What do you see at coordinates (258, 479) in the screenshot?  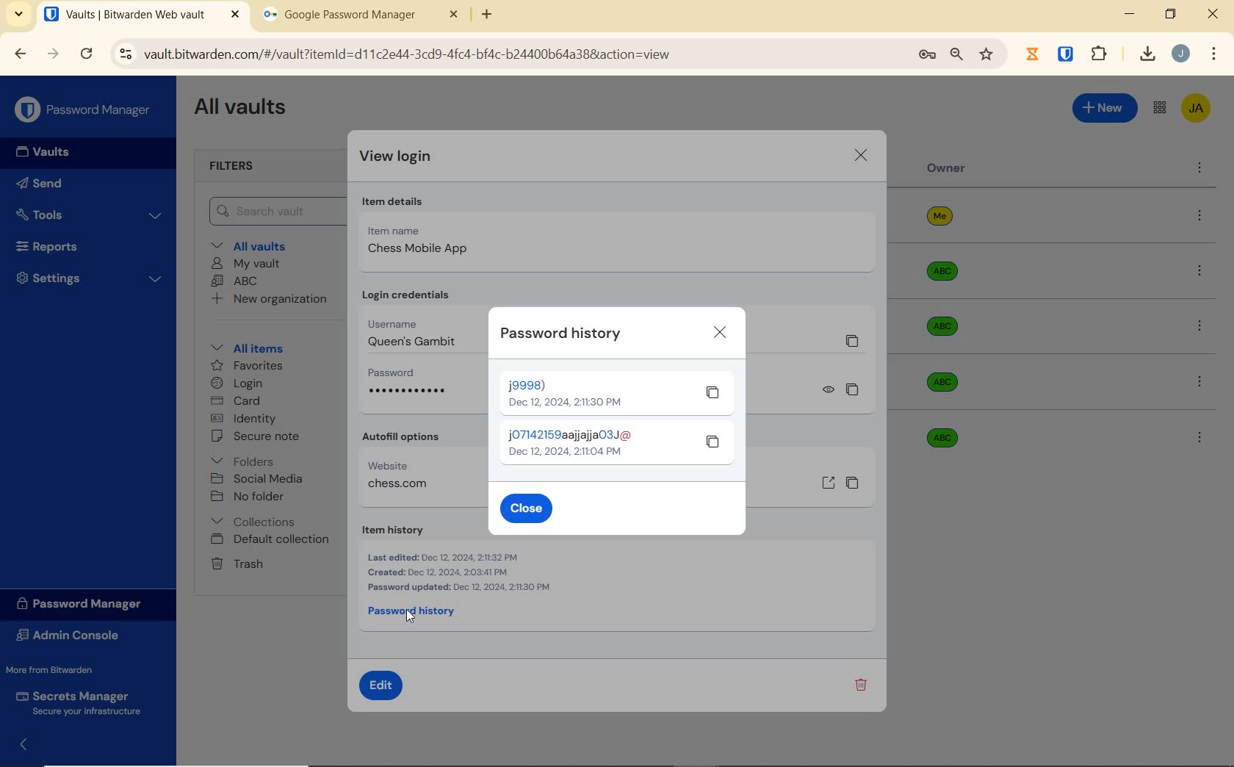 I see `social media` at bounding box center [258, 479].